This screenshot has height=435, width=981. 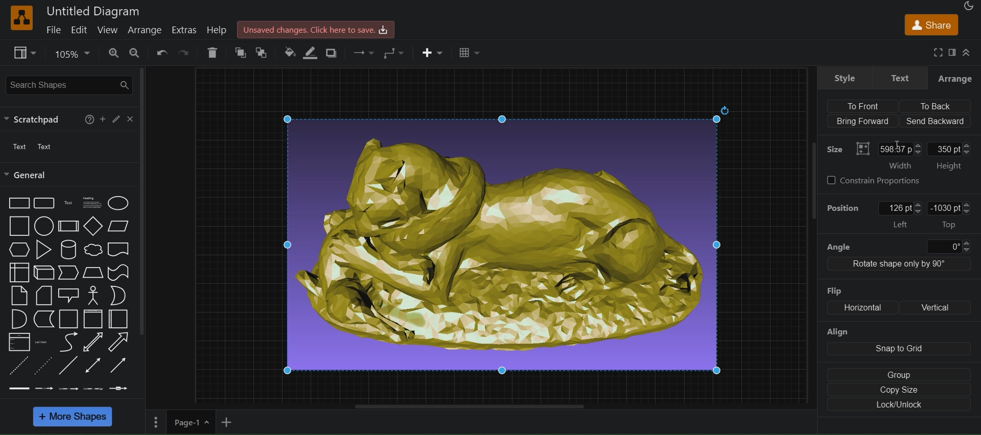 What do you see at coordinates (967, 52) in the screenshot?
I see `collapase/expand` at bounding box center [967, 52].